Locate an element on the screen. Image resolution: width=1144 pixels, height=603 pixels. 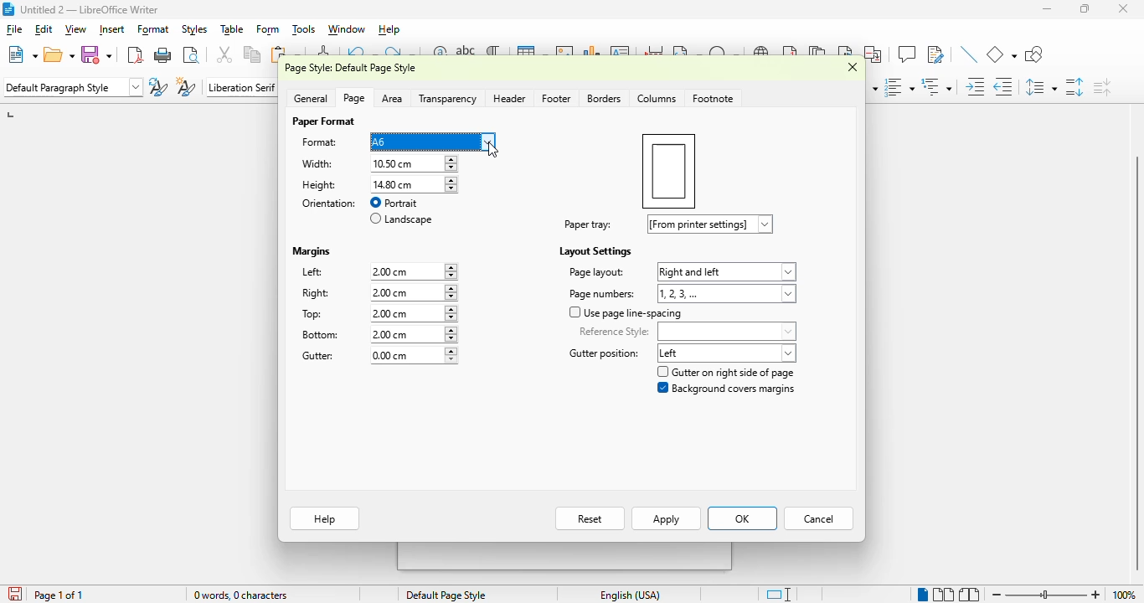
styles is located at coordinates (194, 29).